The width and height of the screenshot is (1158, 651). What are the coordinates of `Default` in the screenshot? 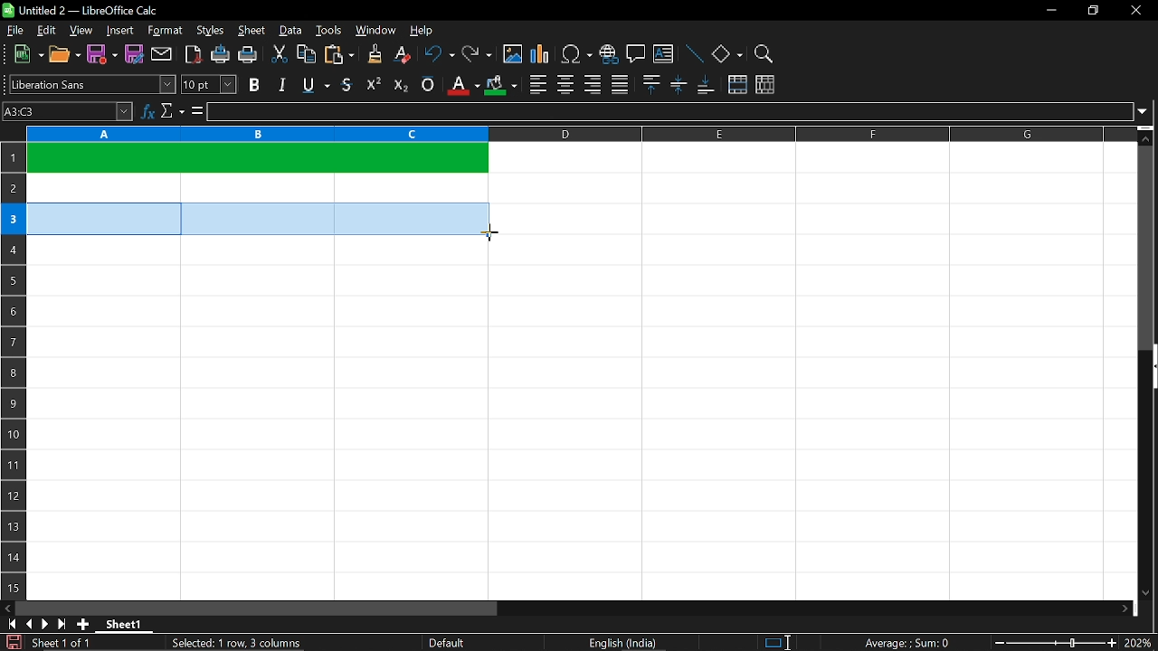 It's located at (450, 643).